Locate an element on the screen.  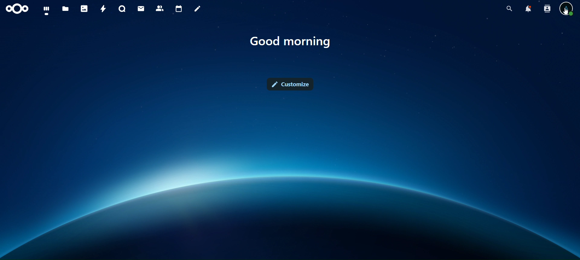
calendar is located at coordinates (180, 9).